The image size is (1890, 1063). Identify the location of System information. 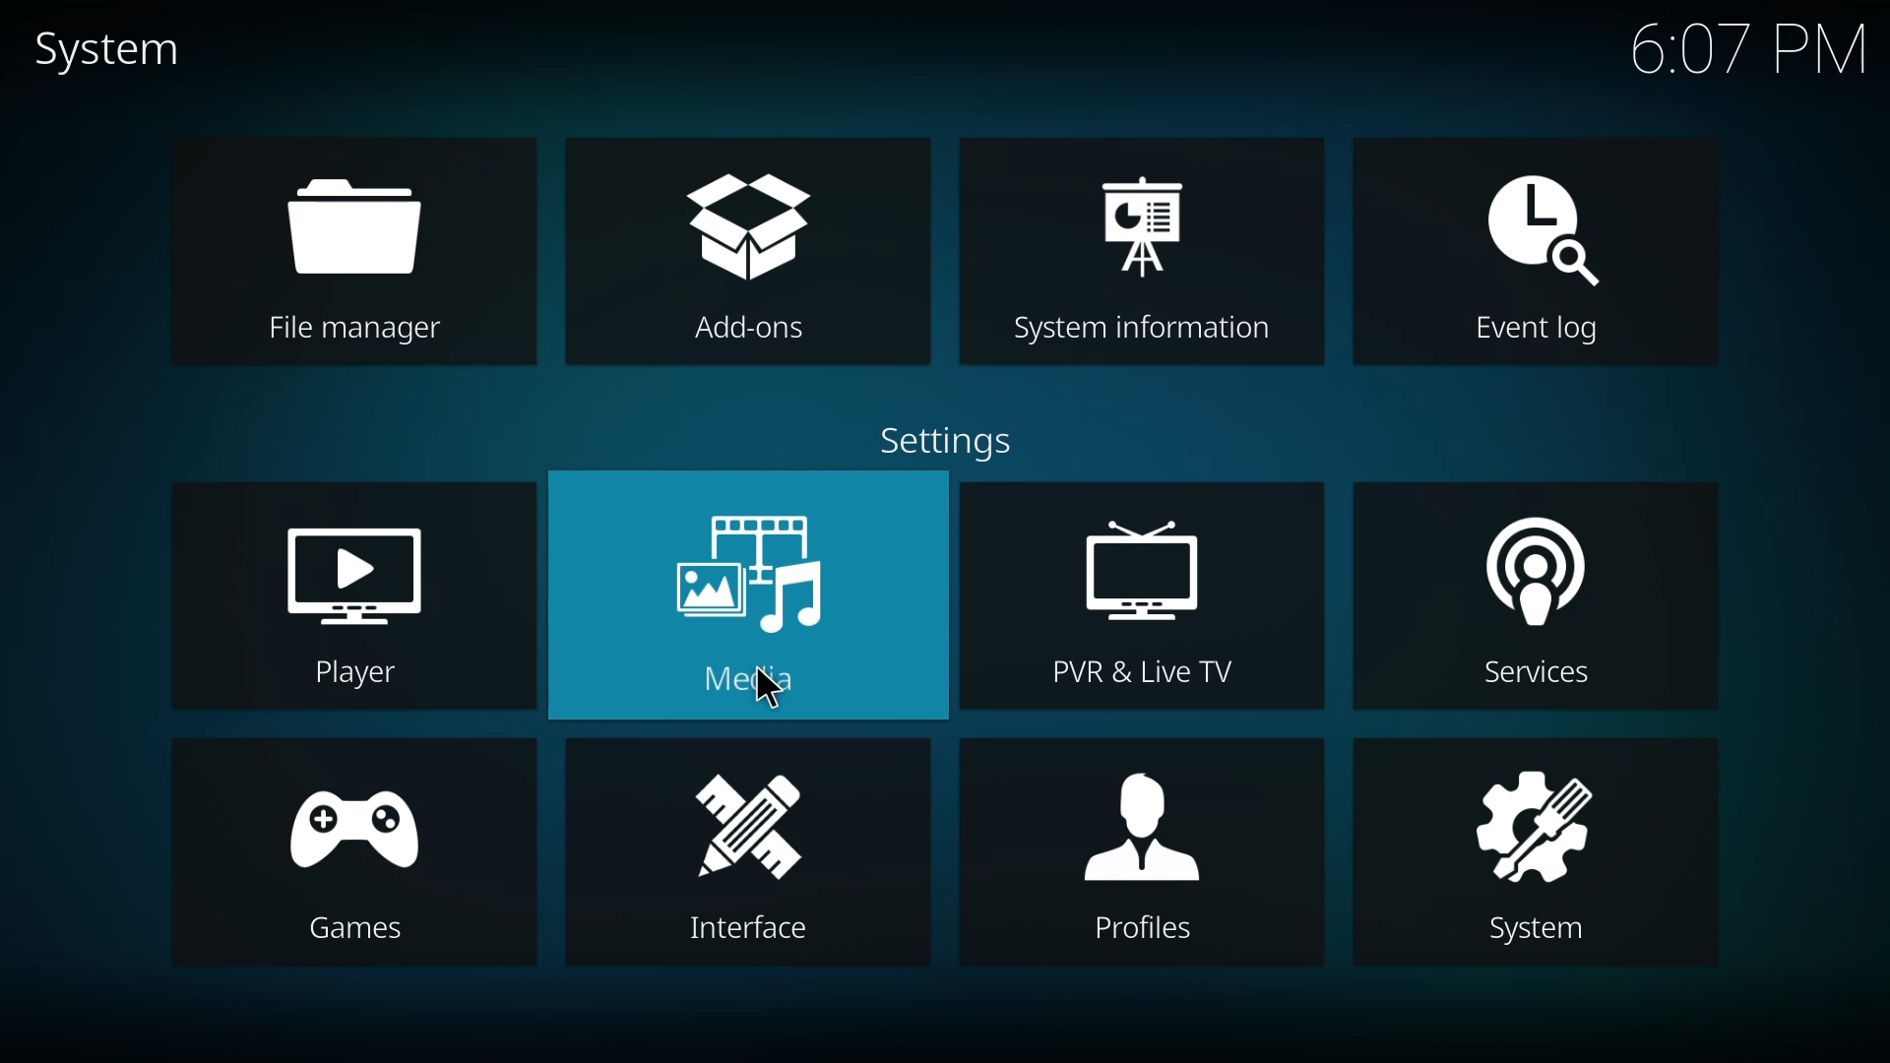
(1136, 331).